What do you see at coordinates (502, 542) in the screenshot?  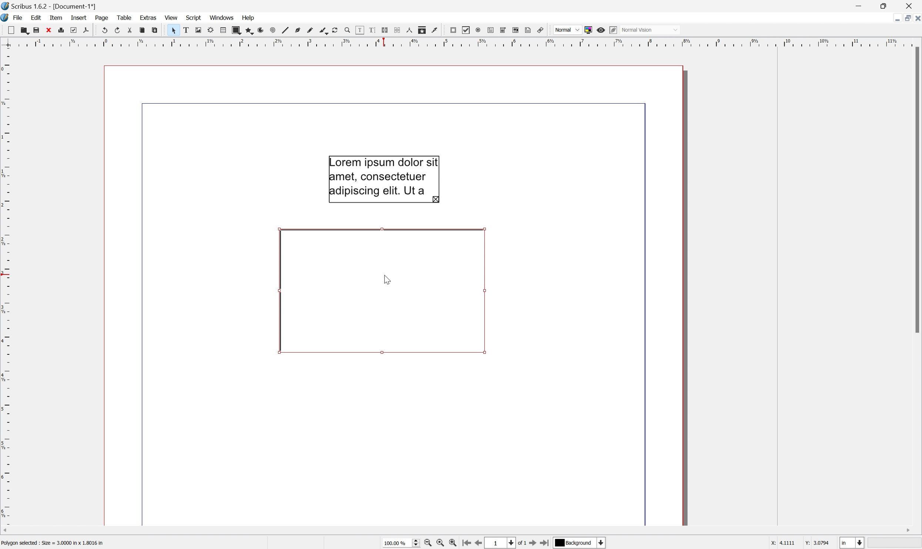 I see `Select the current page` at bounding box center [502, 542].